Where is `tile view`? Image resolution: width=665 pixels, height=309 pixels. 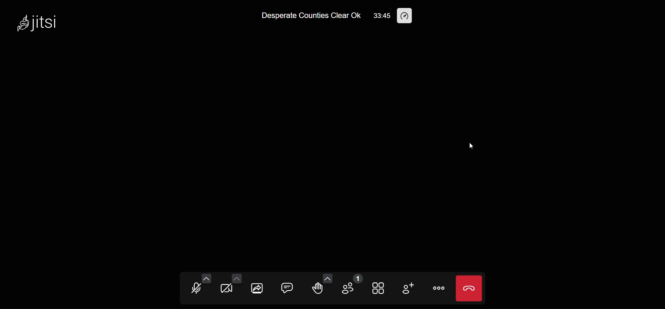 tile view is located at coordinates (378, 288).